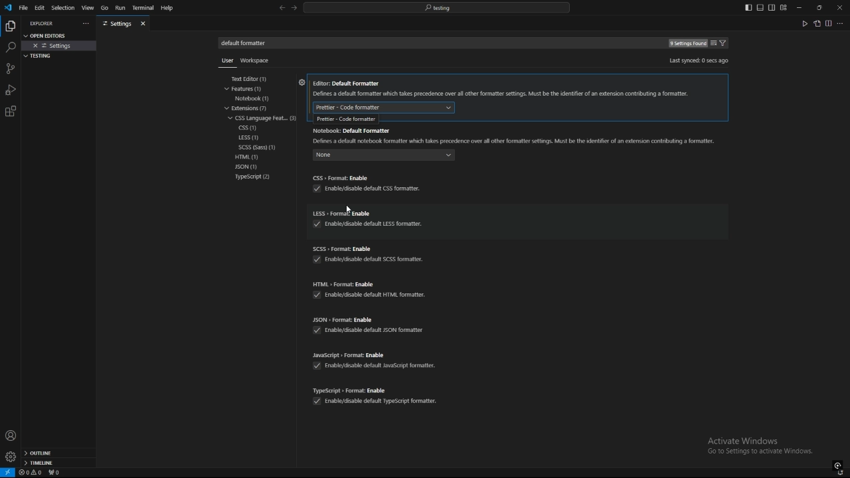 The image size is (850, 478). I want to click on features, so click(251, 89).